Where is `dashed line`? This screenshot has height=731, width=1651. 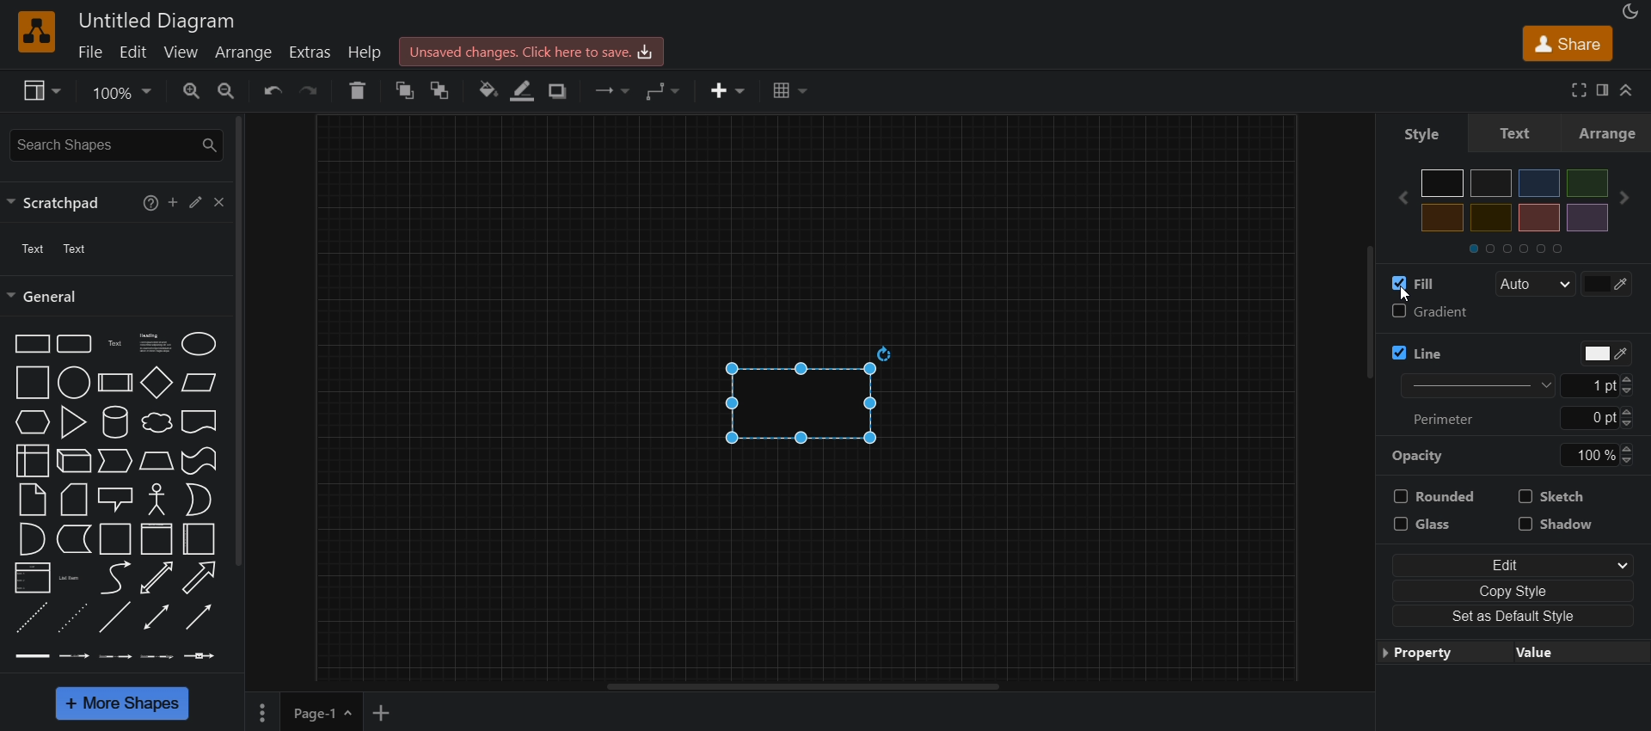 dashed line is located at coordinates (32, 620).